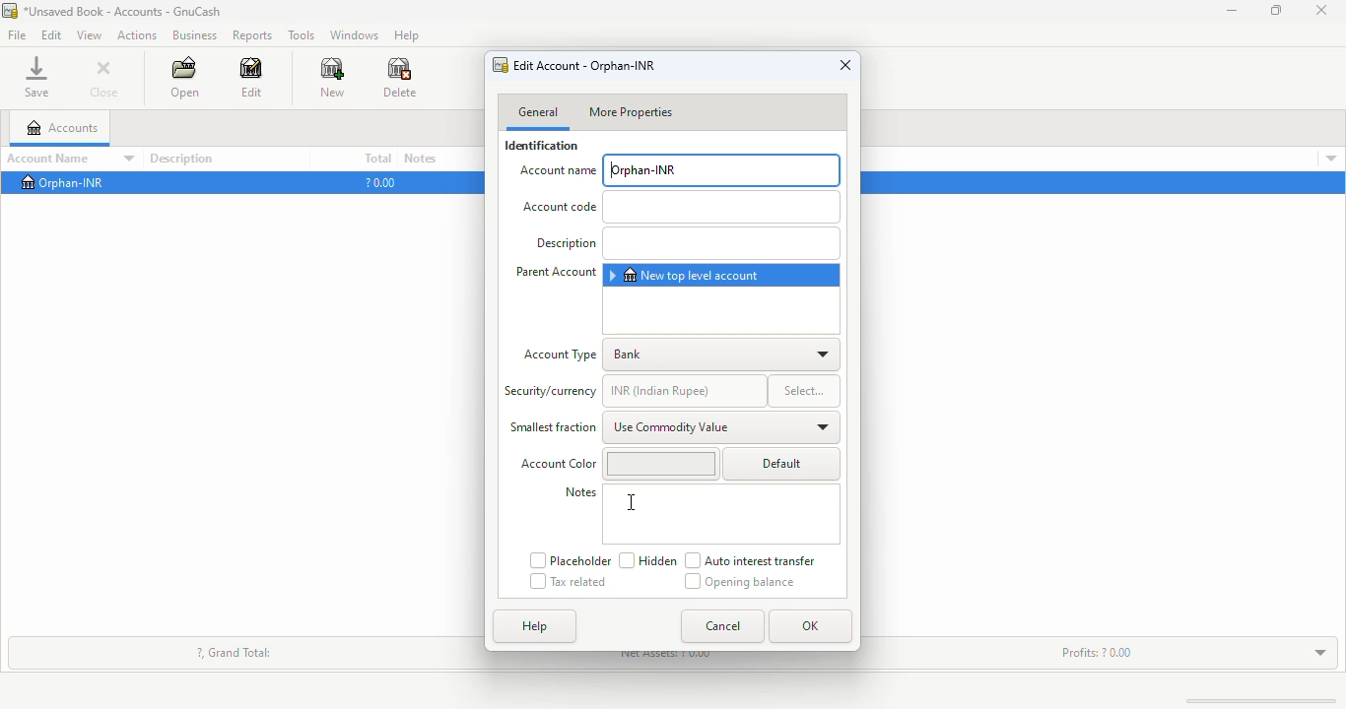 The height and width of the screenshot is (709, 1346). What do you see at coordinates (534, 626) in the screenshot?
I see `help` at bounding box center [534, 626].